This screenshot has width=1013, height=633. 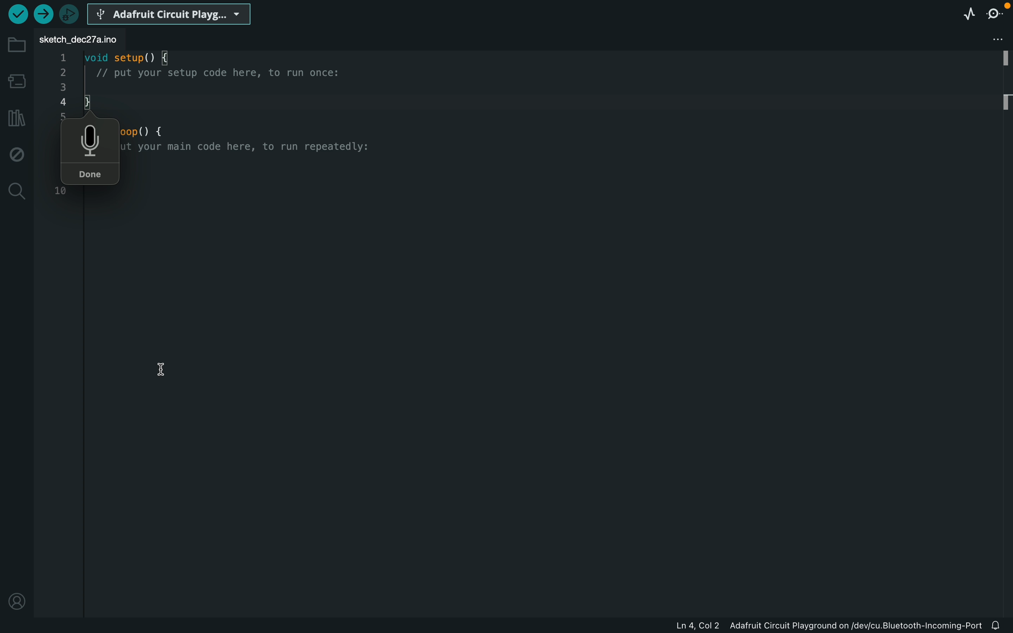 I want to click on verify, so click(x=46, y=13).